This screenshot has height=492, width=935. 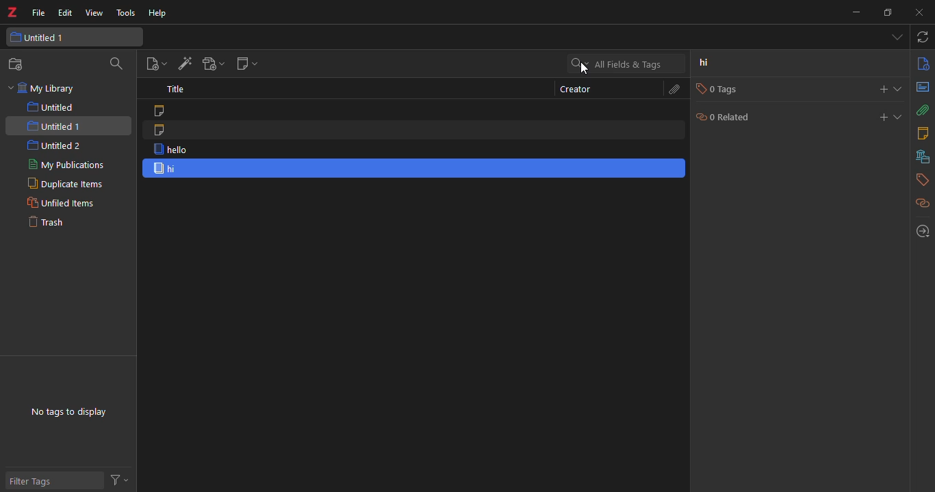 What do you see at coordinates (923, 38) in the screenshot?
I see `sync` at bounding box center [923, 38].